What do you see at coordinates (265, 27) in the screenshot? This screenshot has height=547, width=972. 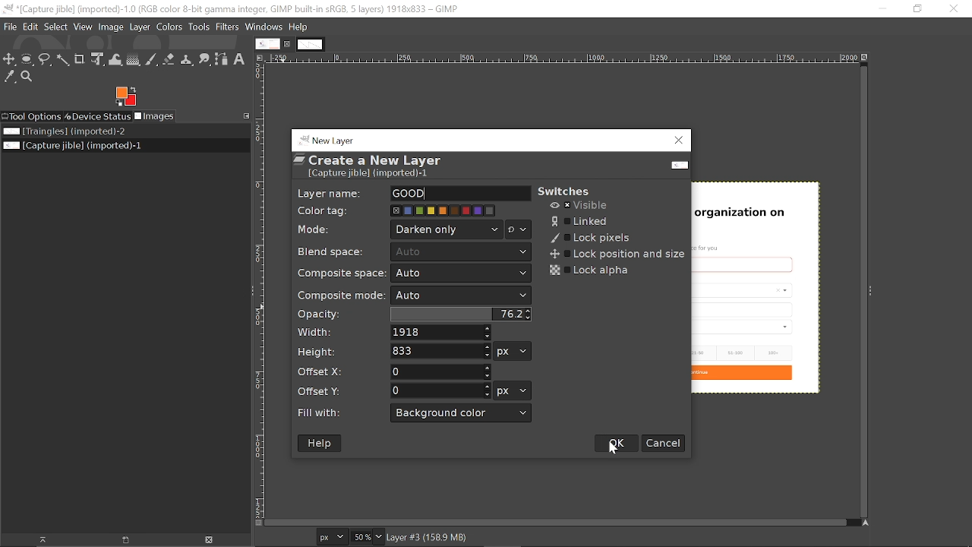 I see `Window` at bounding box center [265, 27].